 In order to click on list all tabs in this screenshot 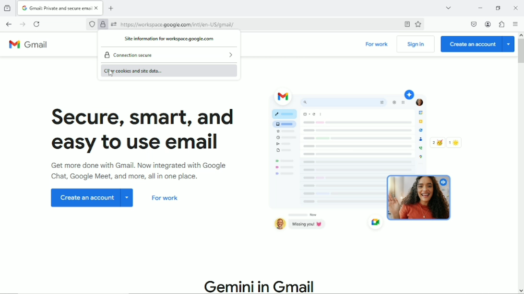, I will do `click(447, 7)`.